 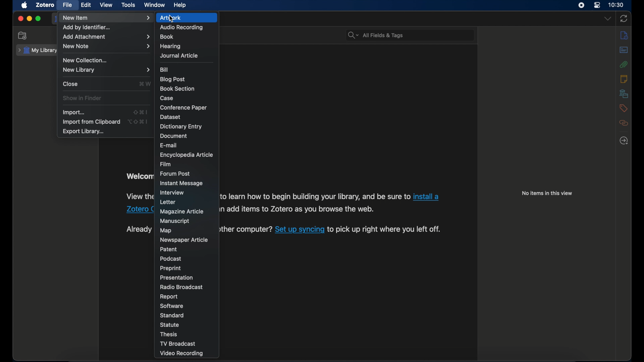 What do you see at coordinates (427, 195) in the screenshot?
I see `install a` at bounding box center [427, 195].